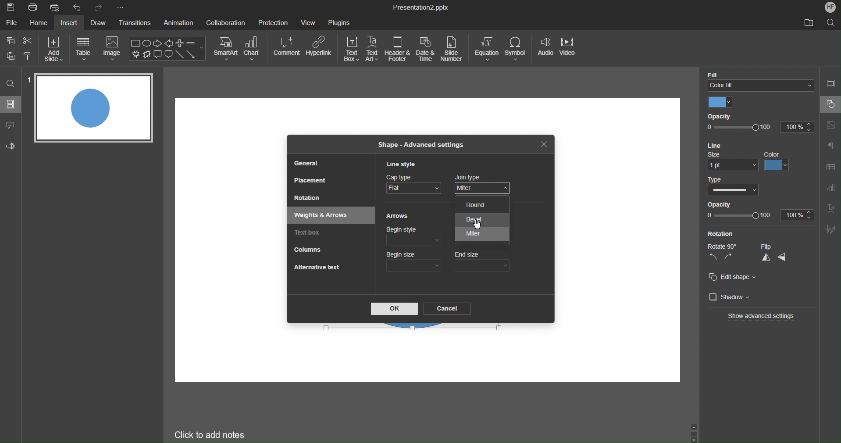 The height and width of the screenshot is (443, 841). What do you see at coordinates (477, 227) in the screenshot?
I see `Cursor` at bounding box center [477, 227].